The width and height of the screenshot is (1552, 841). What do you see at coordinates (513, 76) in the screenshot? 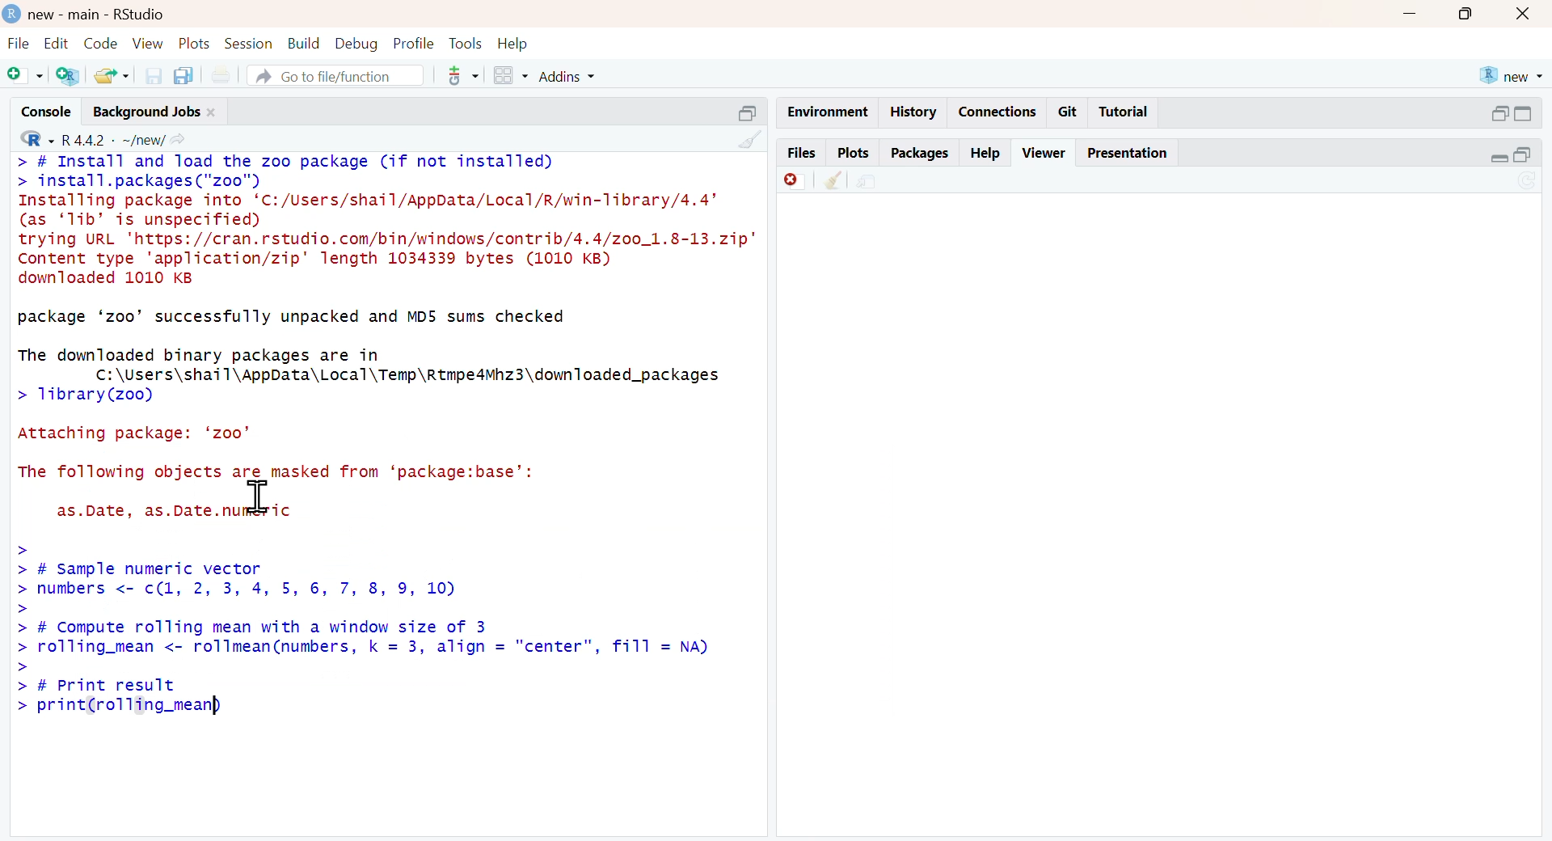
I see `grid` at bounding box center [513, 76].